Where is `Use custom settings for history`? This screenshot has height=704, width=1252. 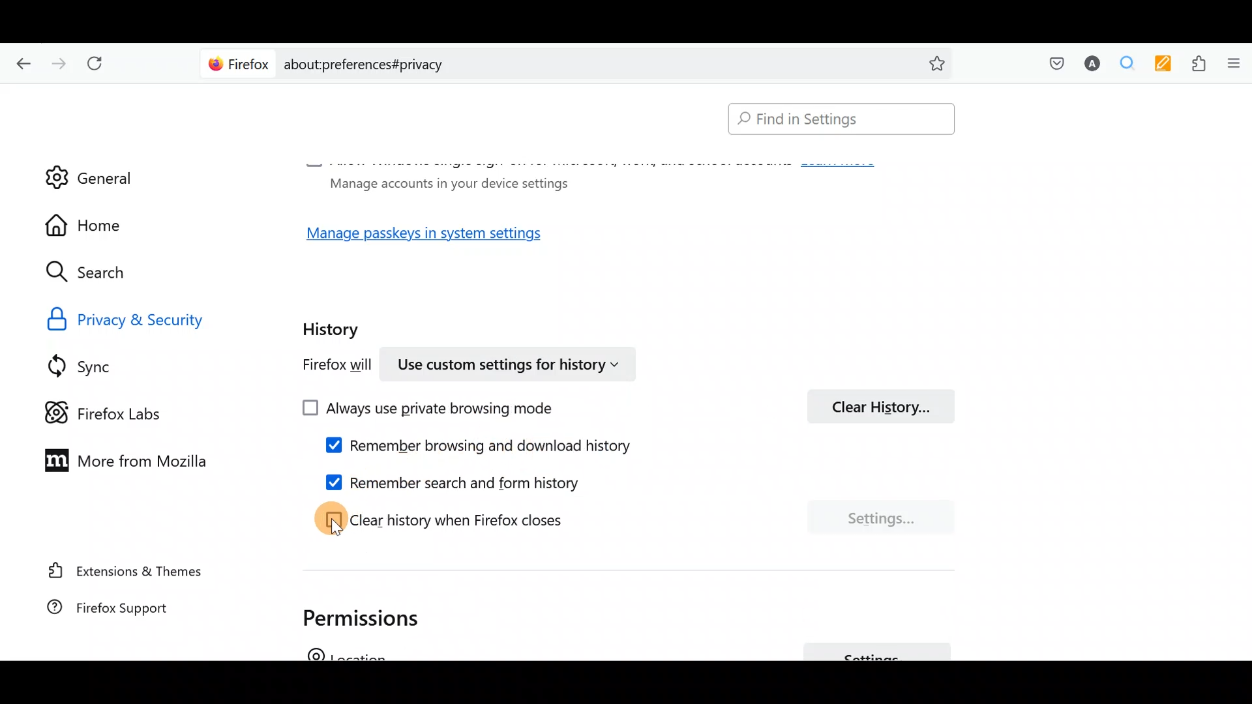 Use custom settings for history is located at coordinates (512, 362).